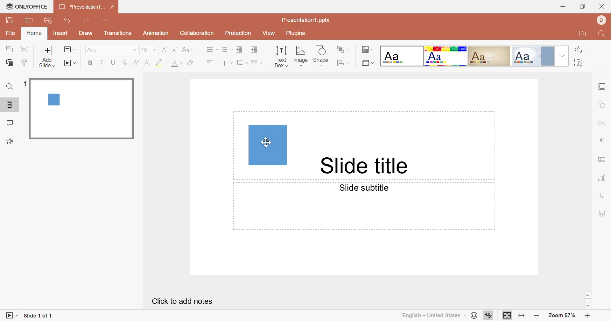  Describe the element at coordinates (226, 63) in the screenshot. I see `Align Top` at that location.